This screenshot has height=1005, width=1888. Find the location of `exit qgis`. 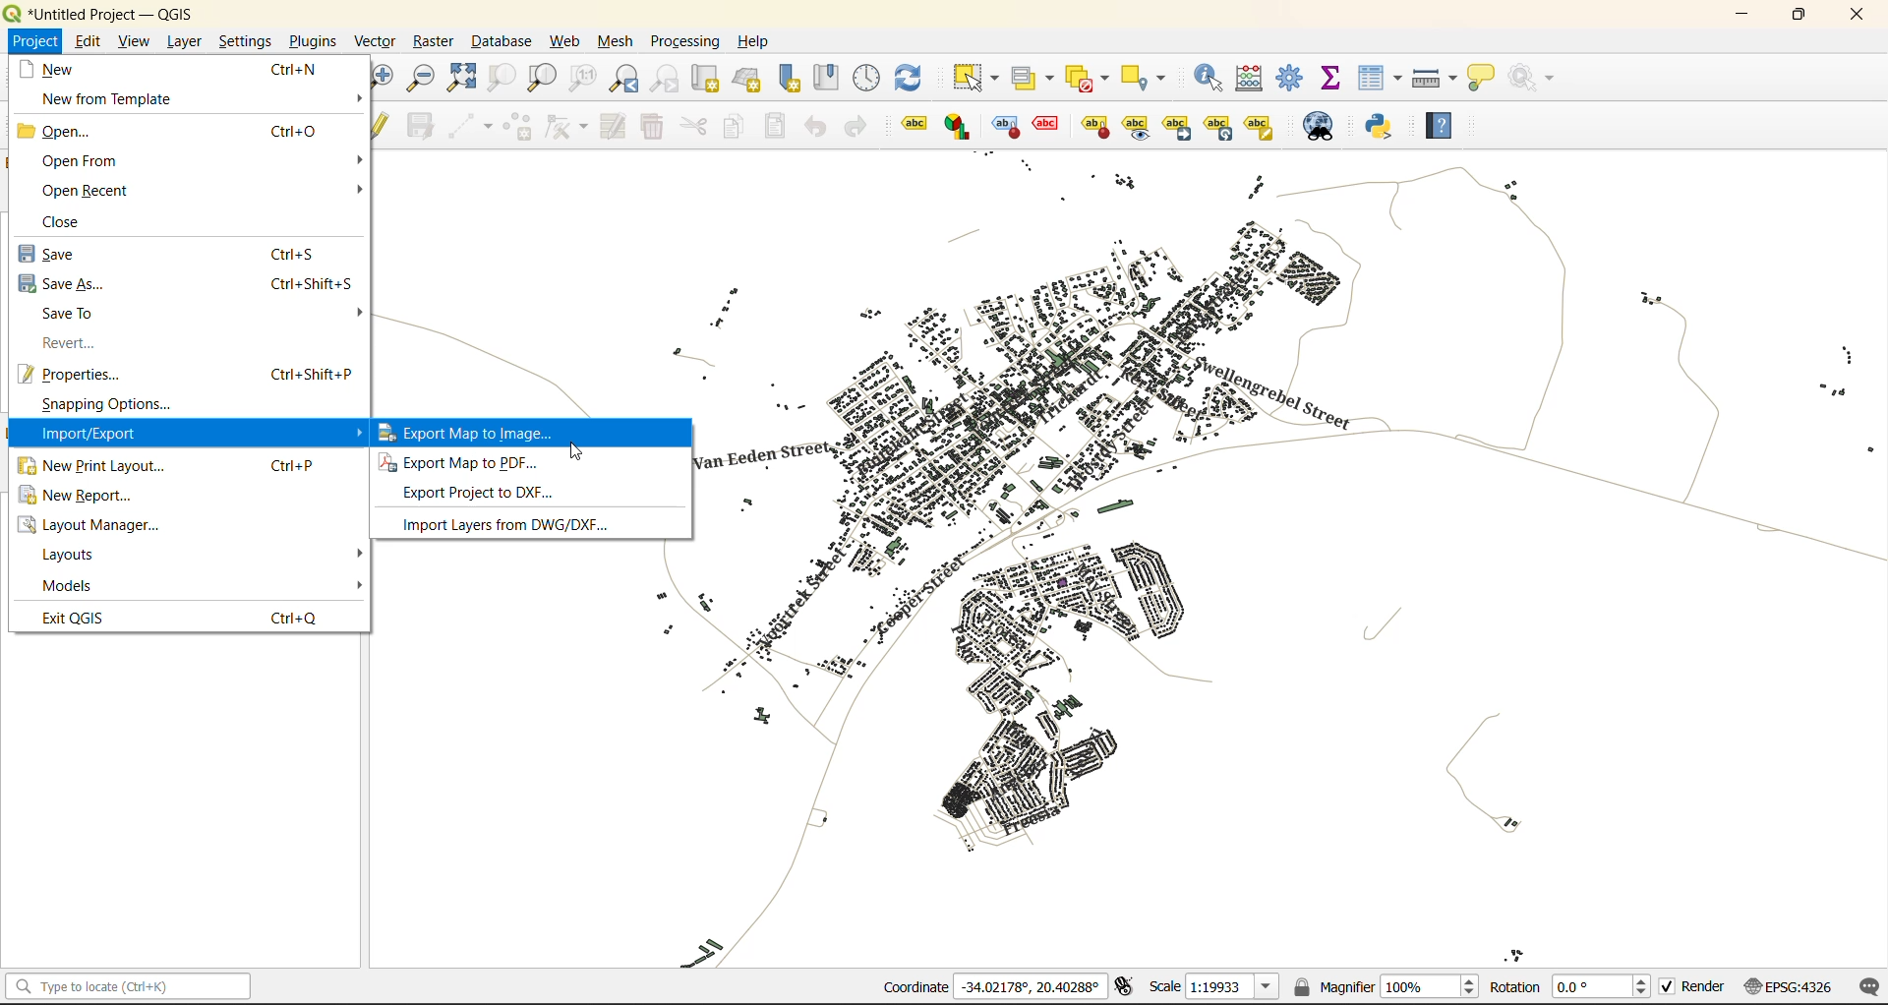

exit qgis is located at coordinates (81, 617).